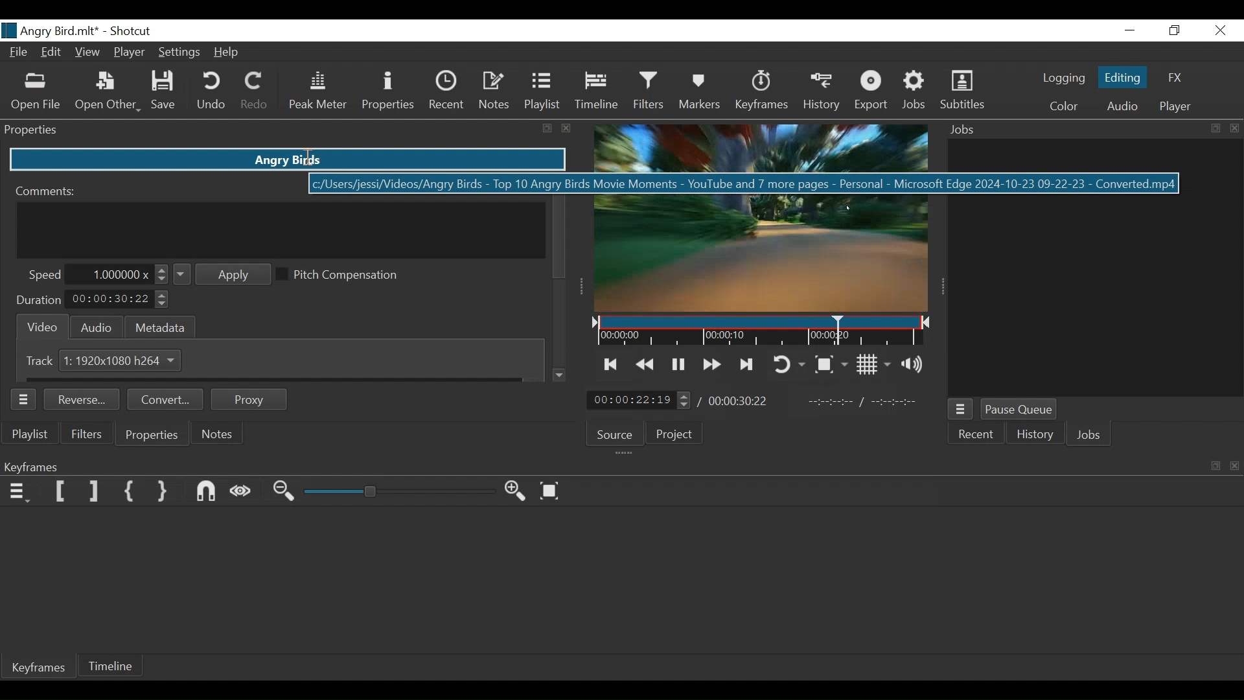 This screenshot has height=700, width=1244. Describe the element at coordinates (678, 434) in the screenshot. I see `Project` at that location.